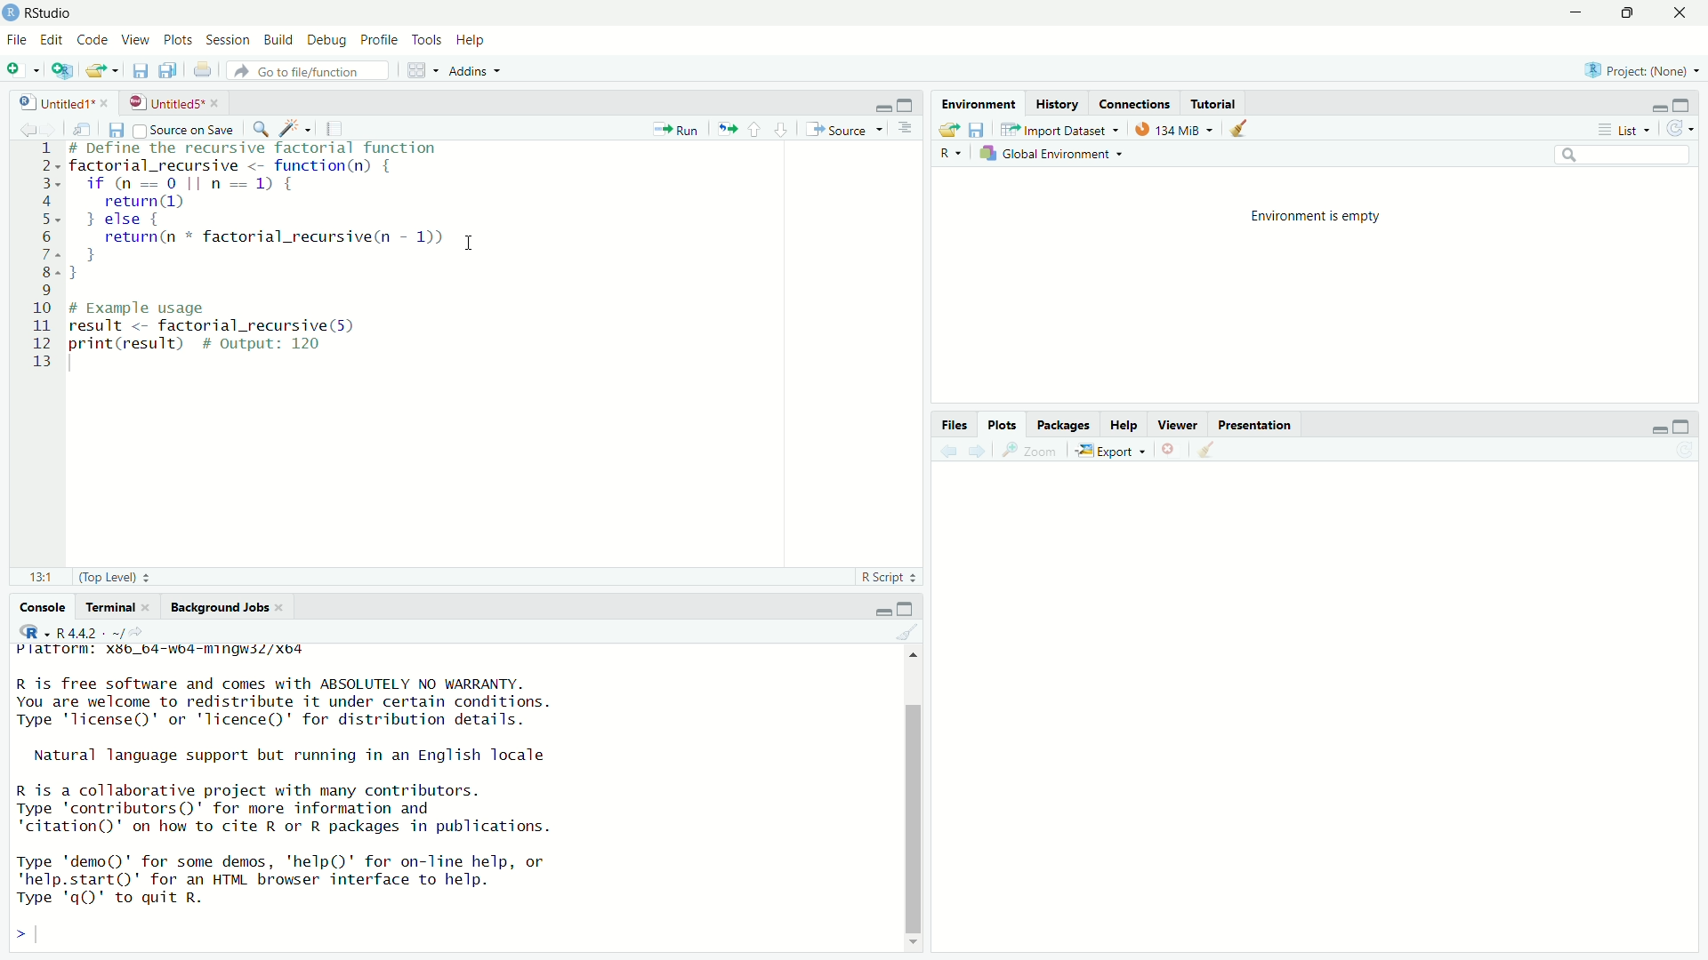 Image resolution: width=1708 pixels, height=960 pixels. Describe the element at coordinates (842, 128) in the screenshot. I see `Source` at that location.